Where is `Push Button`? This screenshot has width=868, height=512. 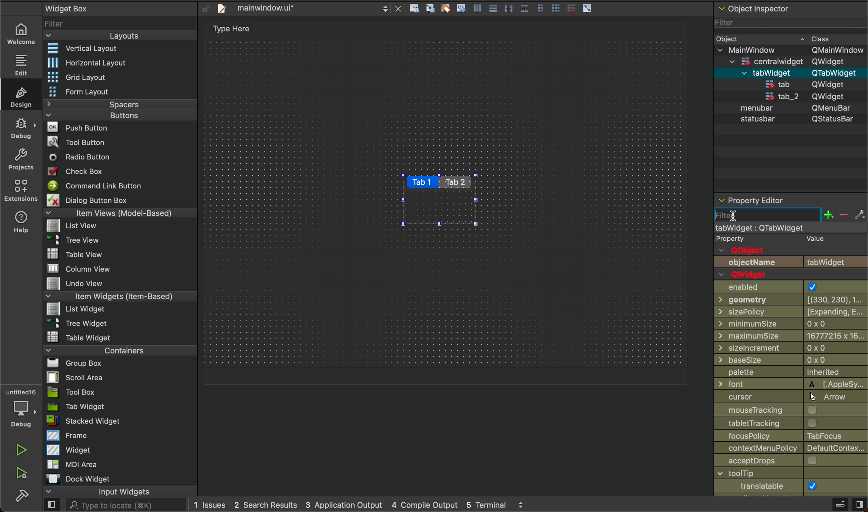 Push Button is located at coordinates (72, 127).